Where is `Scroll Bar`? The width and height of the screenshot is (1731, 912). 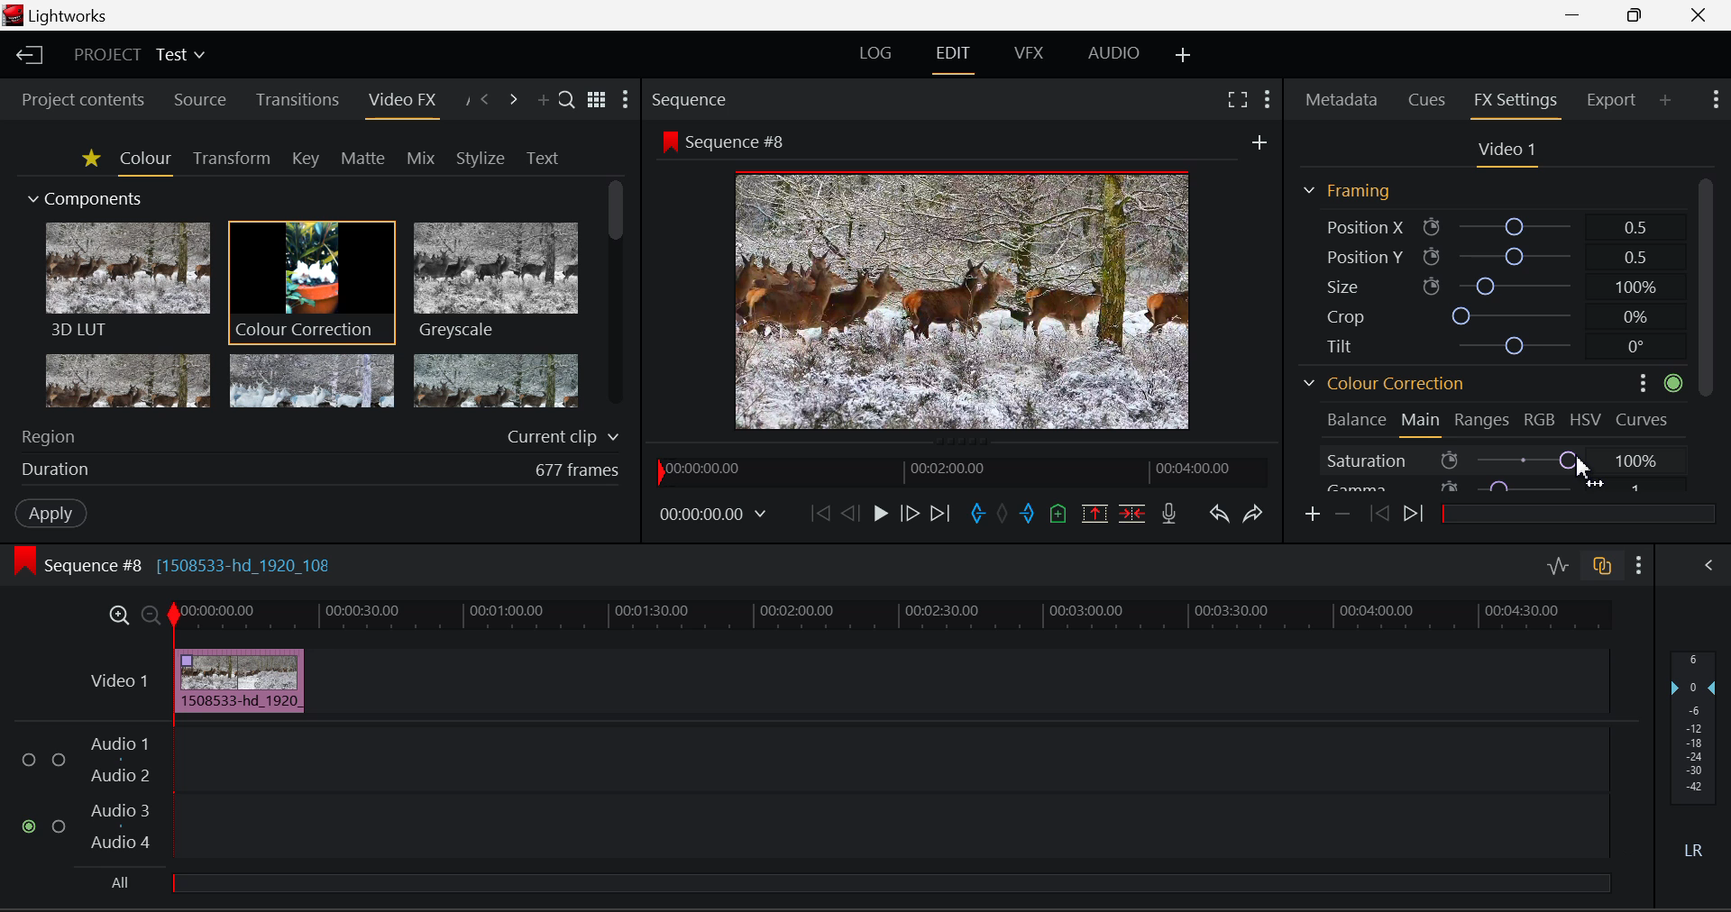
Scroll Bar is located at coordinates (1708, 332).